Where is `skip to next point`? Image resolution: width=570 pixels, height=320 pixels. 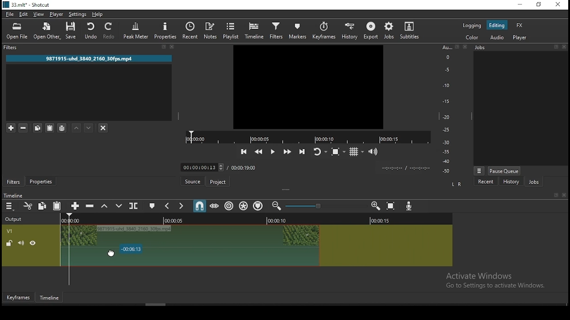
skip to next point is located at coordinates (302, 151).